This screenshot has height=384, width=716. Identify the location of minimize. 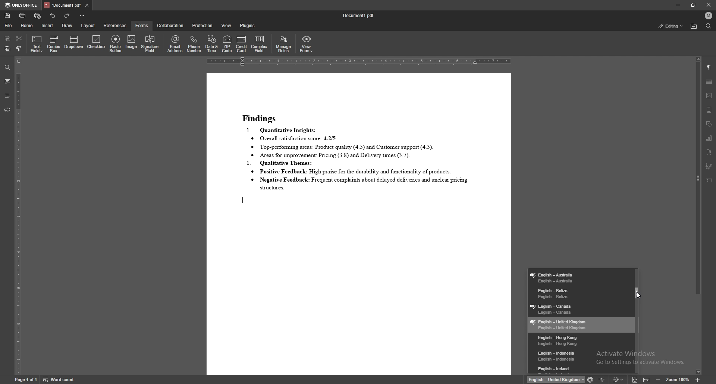
(678, 5).